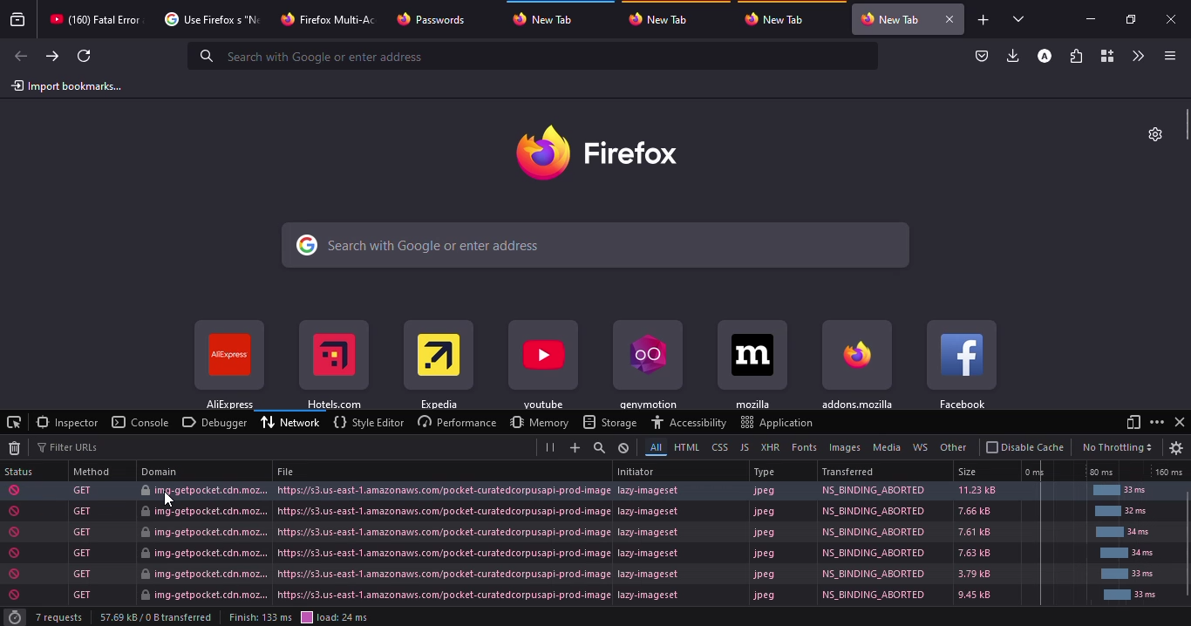  I want to click on 0, so click(1037, 473).